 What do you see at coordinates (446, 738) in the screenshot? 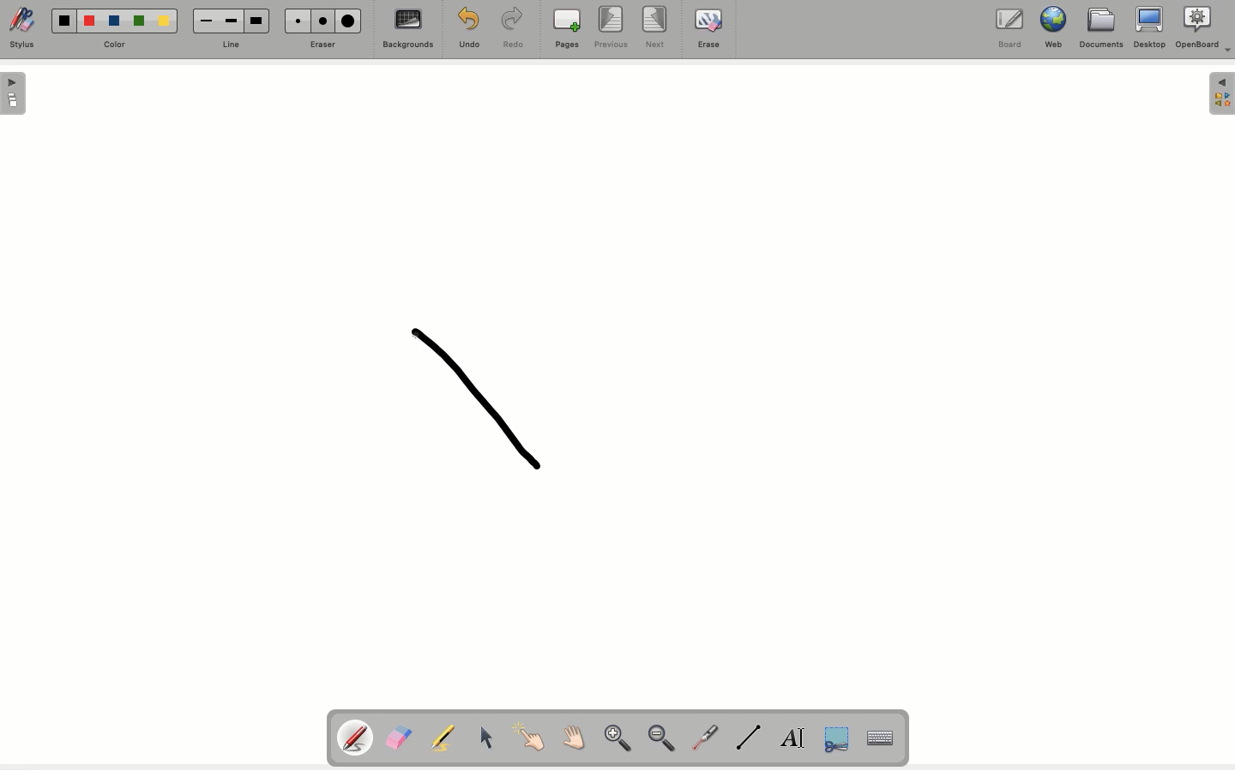
I see `Highlighter` at bounding box center [446, 738].